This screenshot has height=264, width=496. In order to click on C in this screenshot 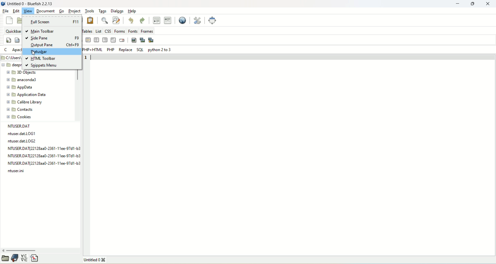, I will do `click(6, 50)`.